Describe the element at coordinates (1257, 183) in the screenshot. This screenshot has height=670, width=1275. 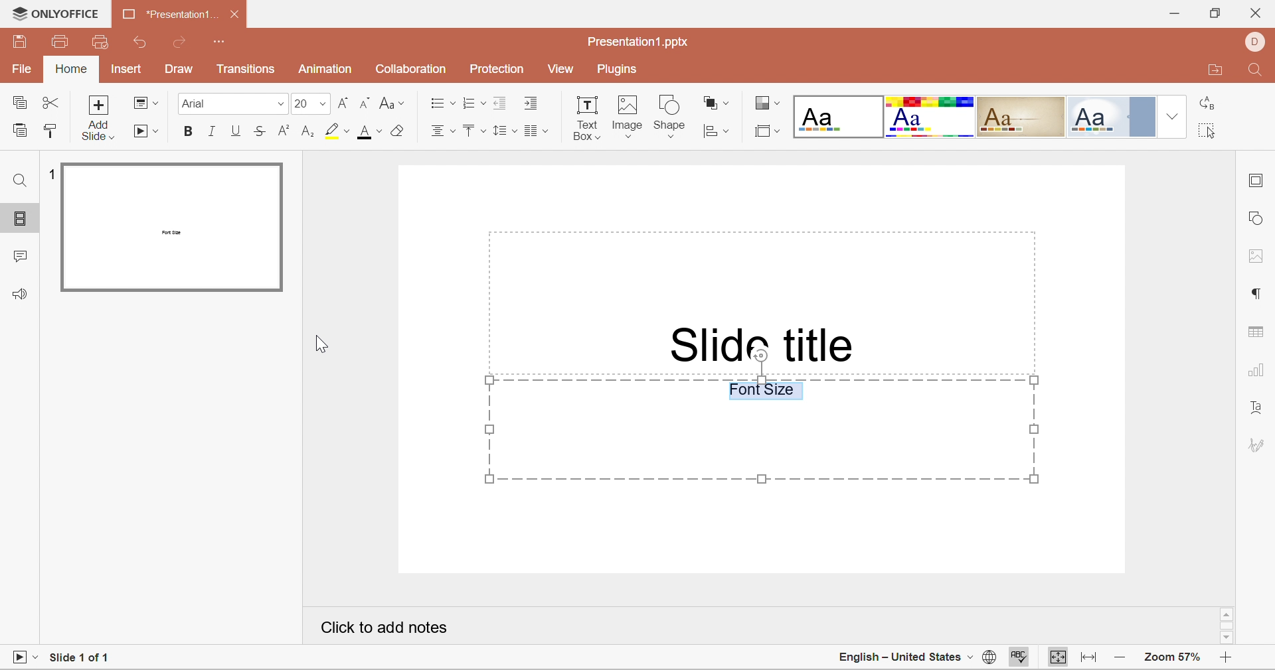
I see `slide settings` at that location.